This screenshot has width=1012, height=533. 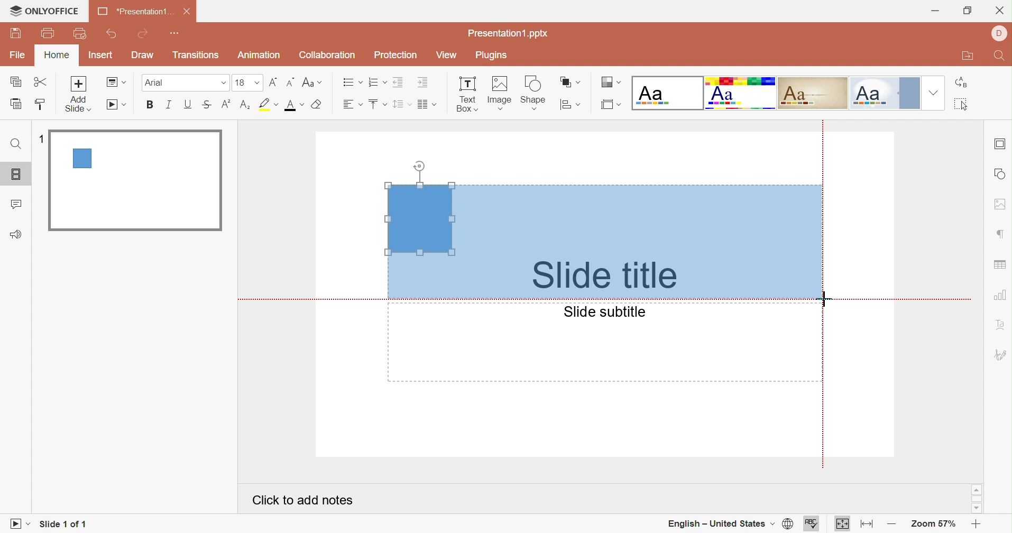 What do you see at coordinates (378, 104) in the screenshot?
I see `Vertical align` at bounding box center [378, 104].